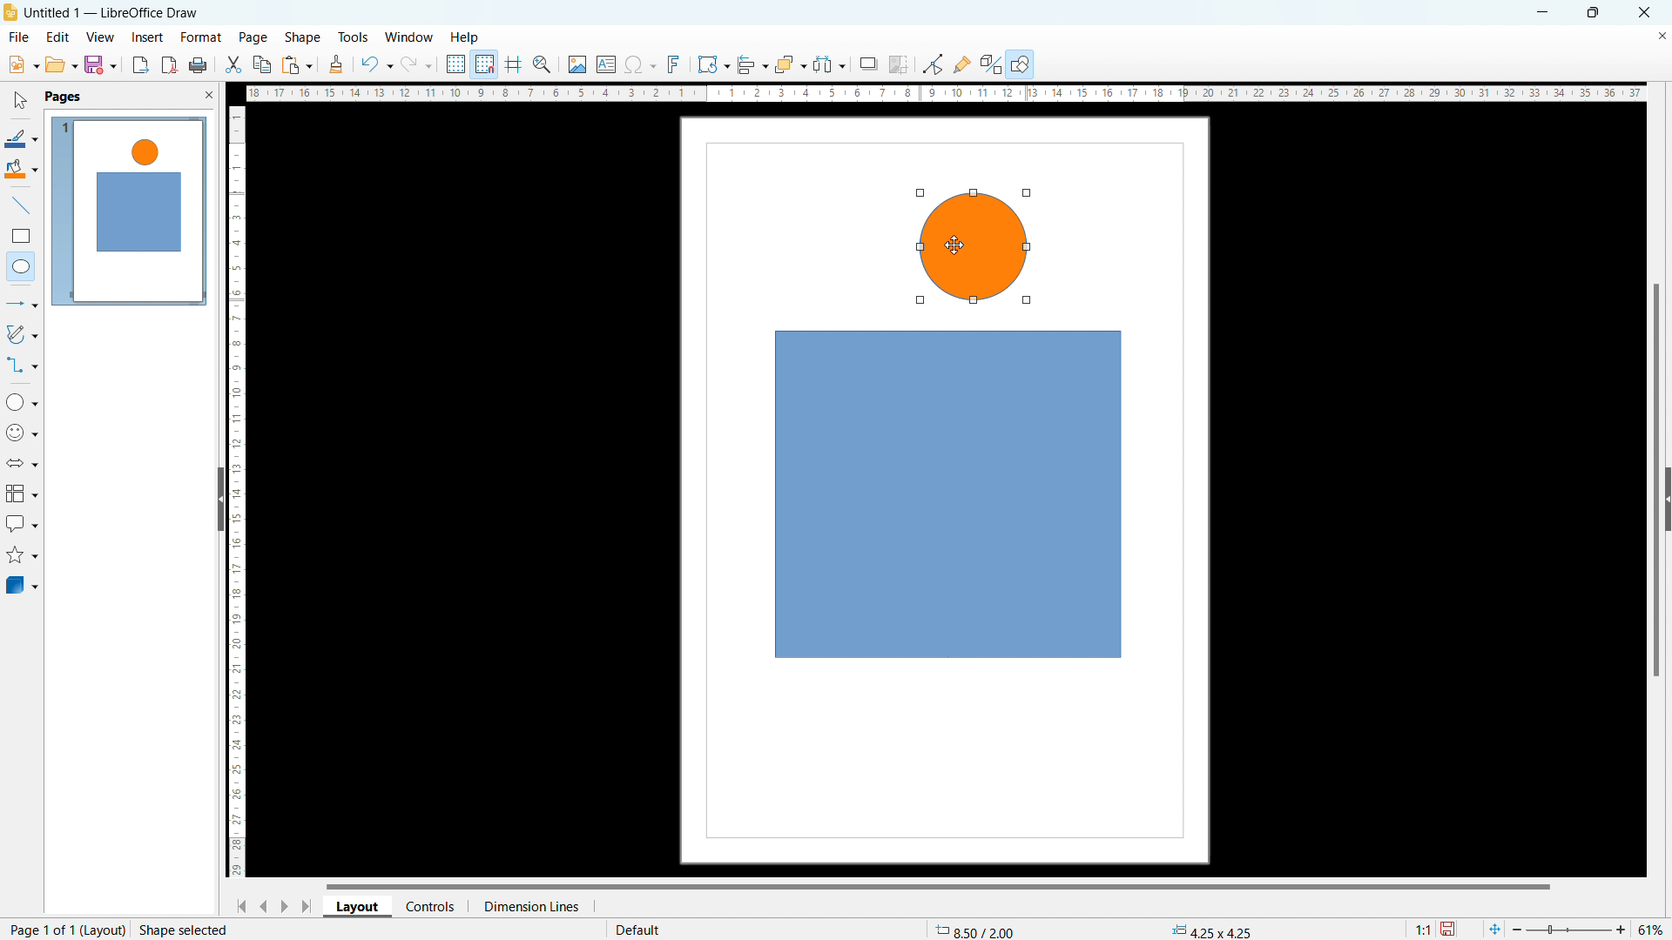  I want to click on lines and arrows, so click(23, 305).